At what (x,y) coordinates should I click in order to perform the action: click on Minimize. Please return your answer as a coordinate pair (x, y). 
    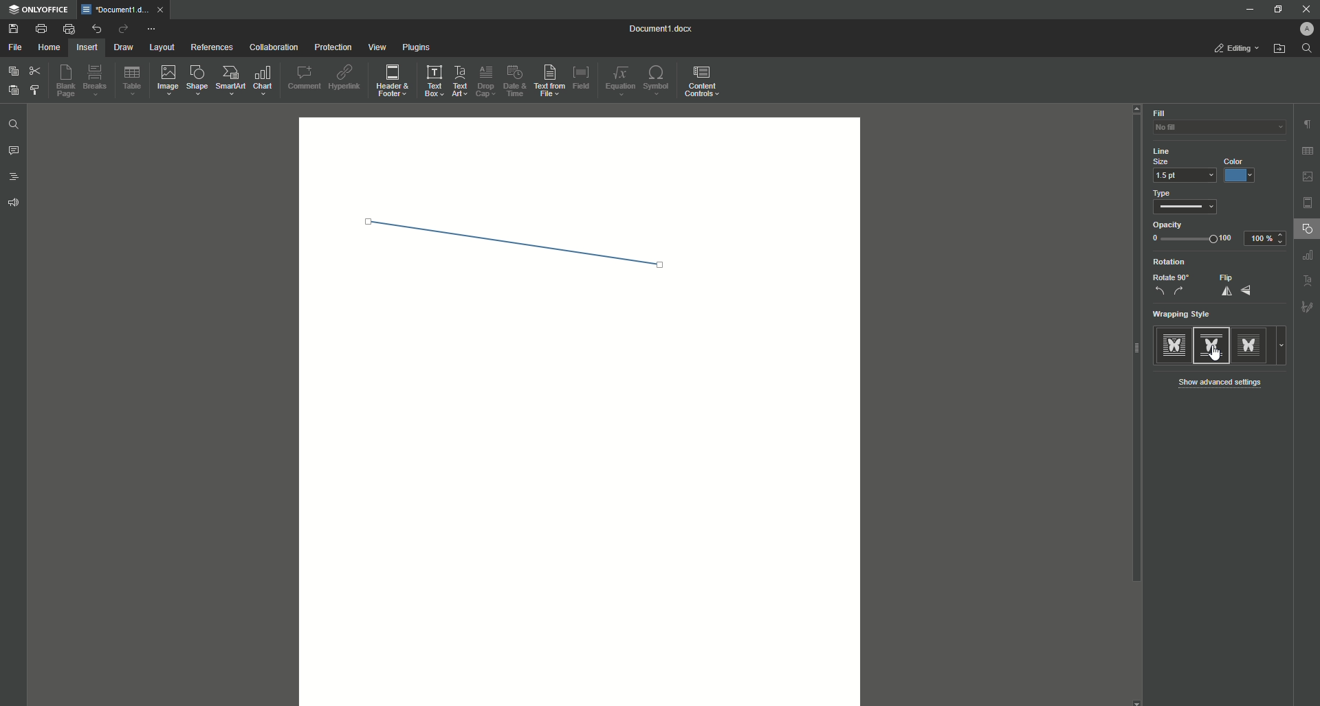
    Looking at the image, I should click on (1246, 9).